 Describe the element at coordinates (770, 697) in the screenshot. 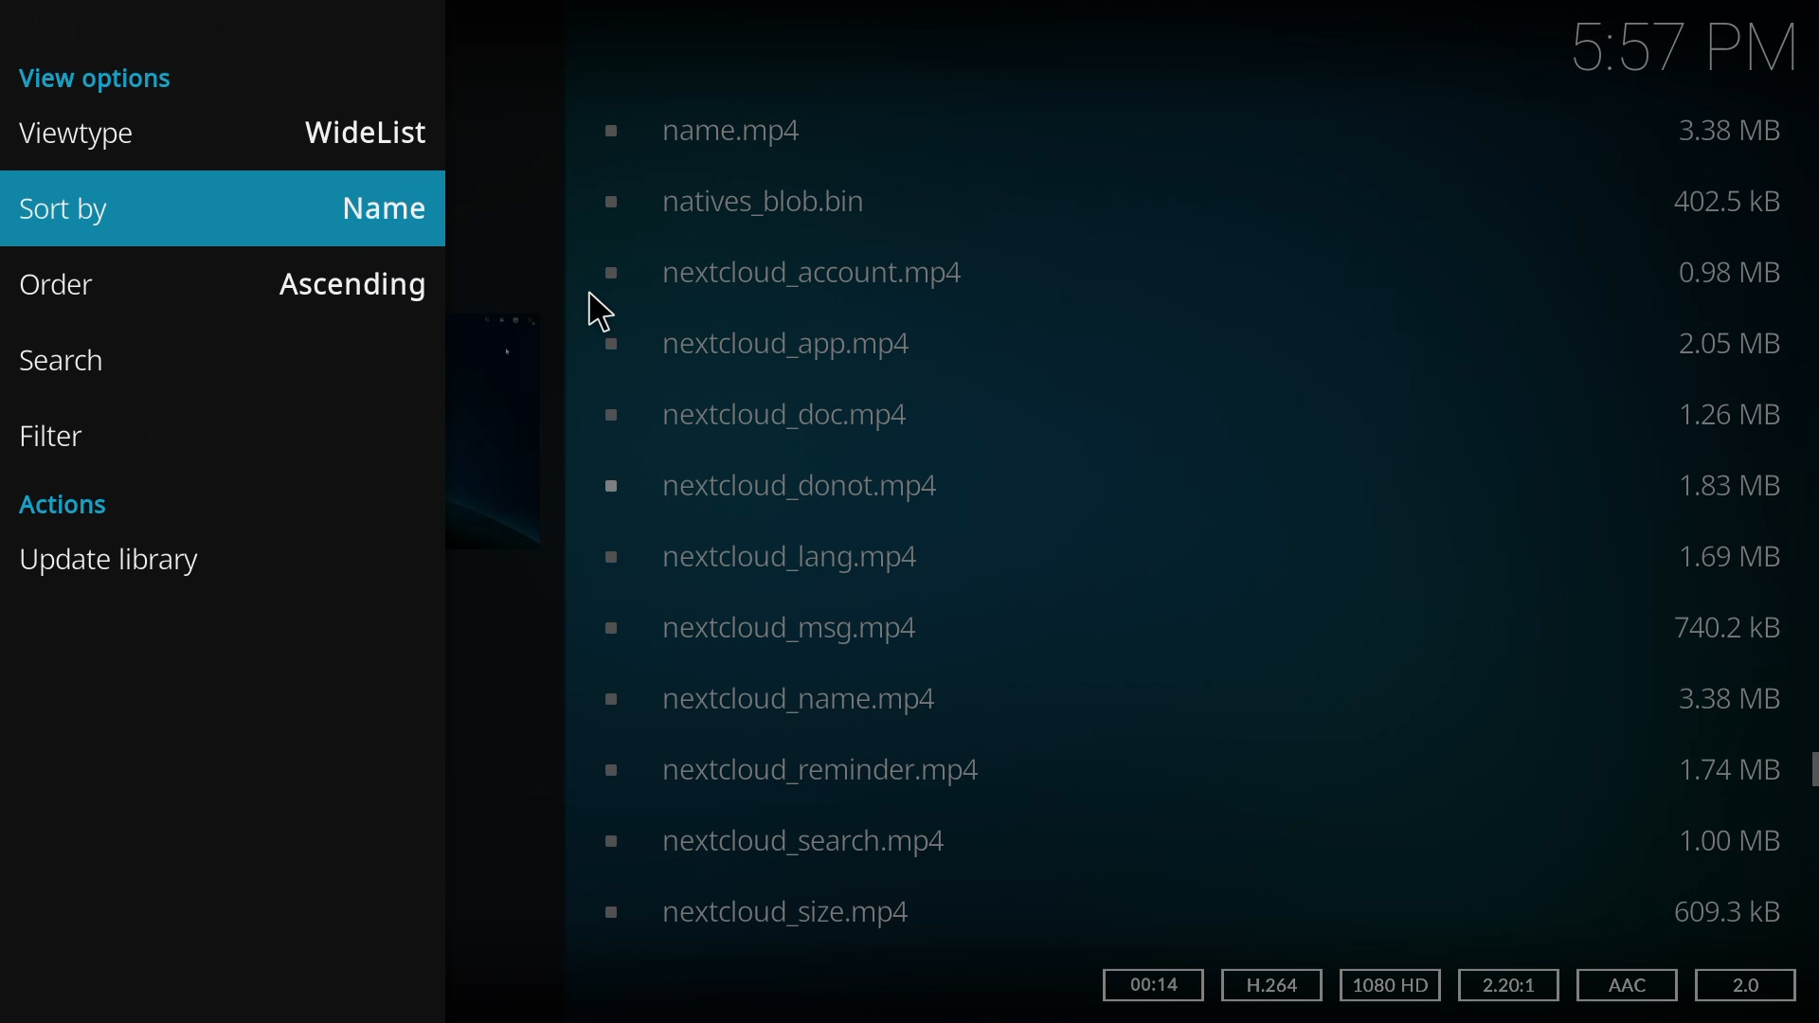

I see `video` at that location.